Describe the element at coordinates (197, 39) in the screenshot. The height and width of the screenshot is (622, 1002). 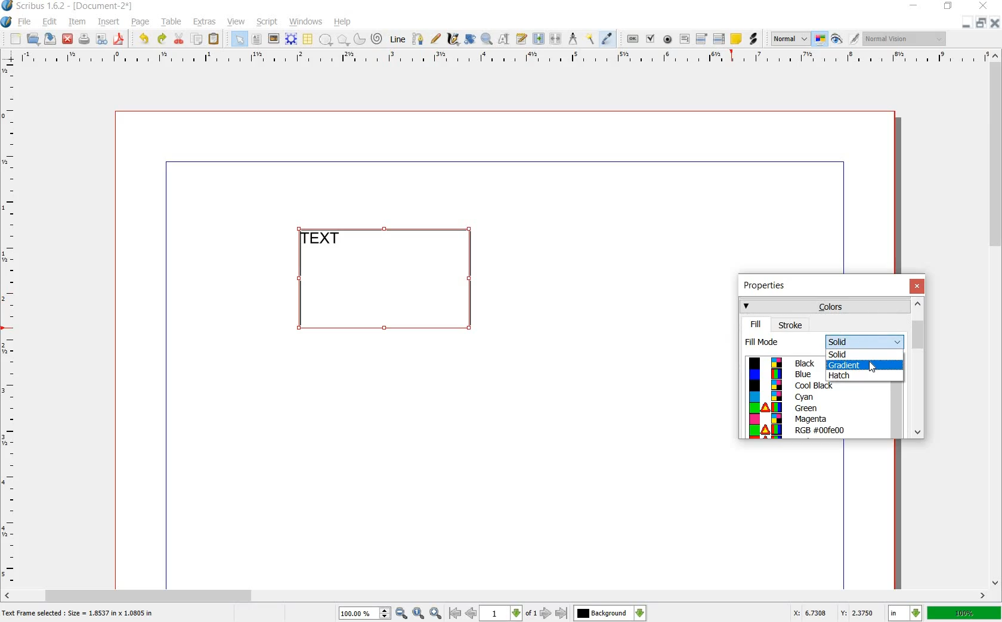
I see `copy` at that location.